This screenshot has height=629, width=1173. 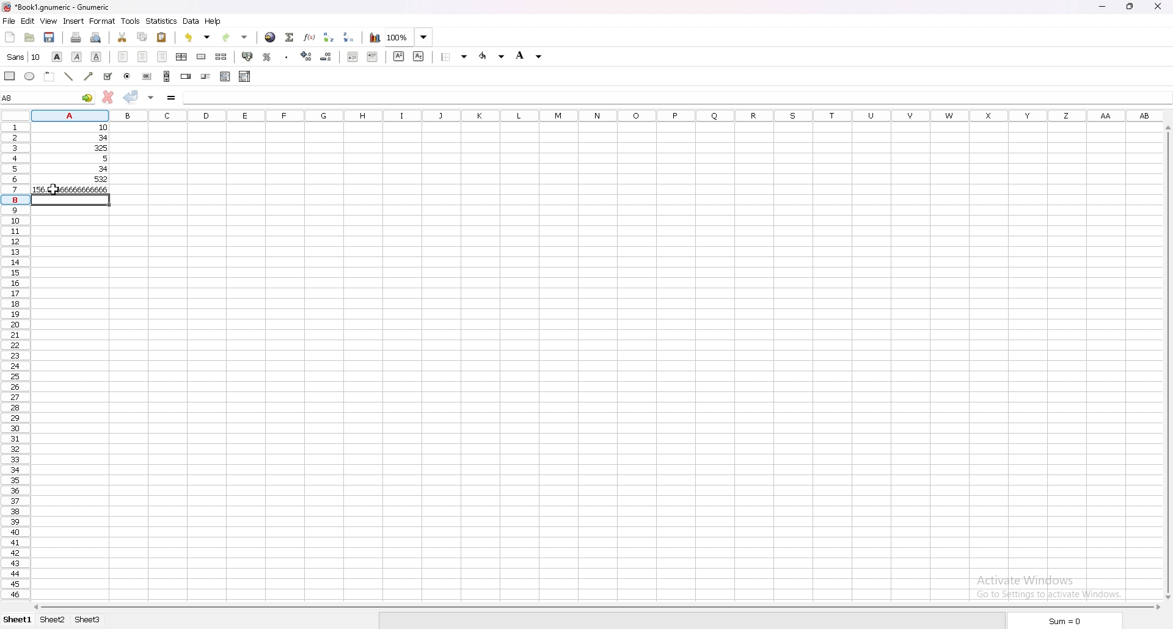 What do you see at coordinates (162, 21) in the screenshot?
I see `statistics` at bounding box center [162, 21].